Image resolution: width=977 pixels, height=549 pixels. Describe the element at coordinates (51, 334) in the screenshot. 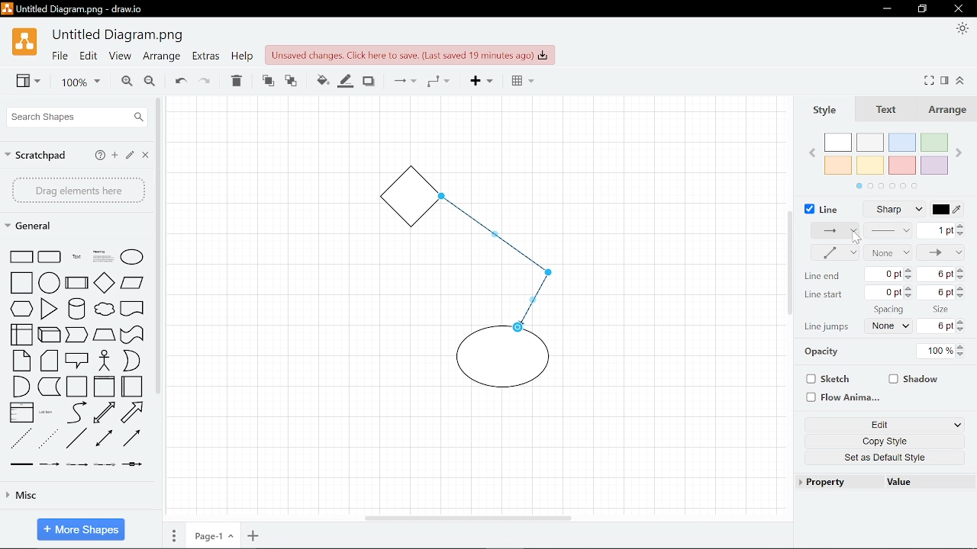

I see `shape` at that location.